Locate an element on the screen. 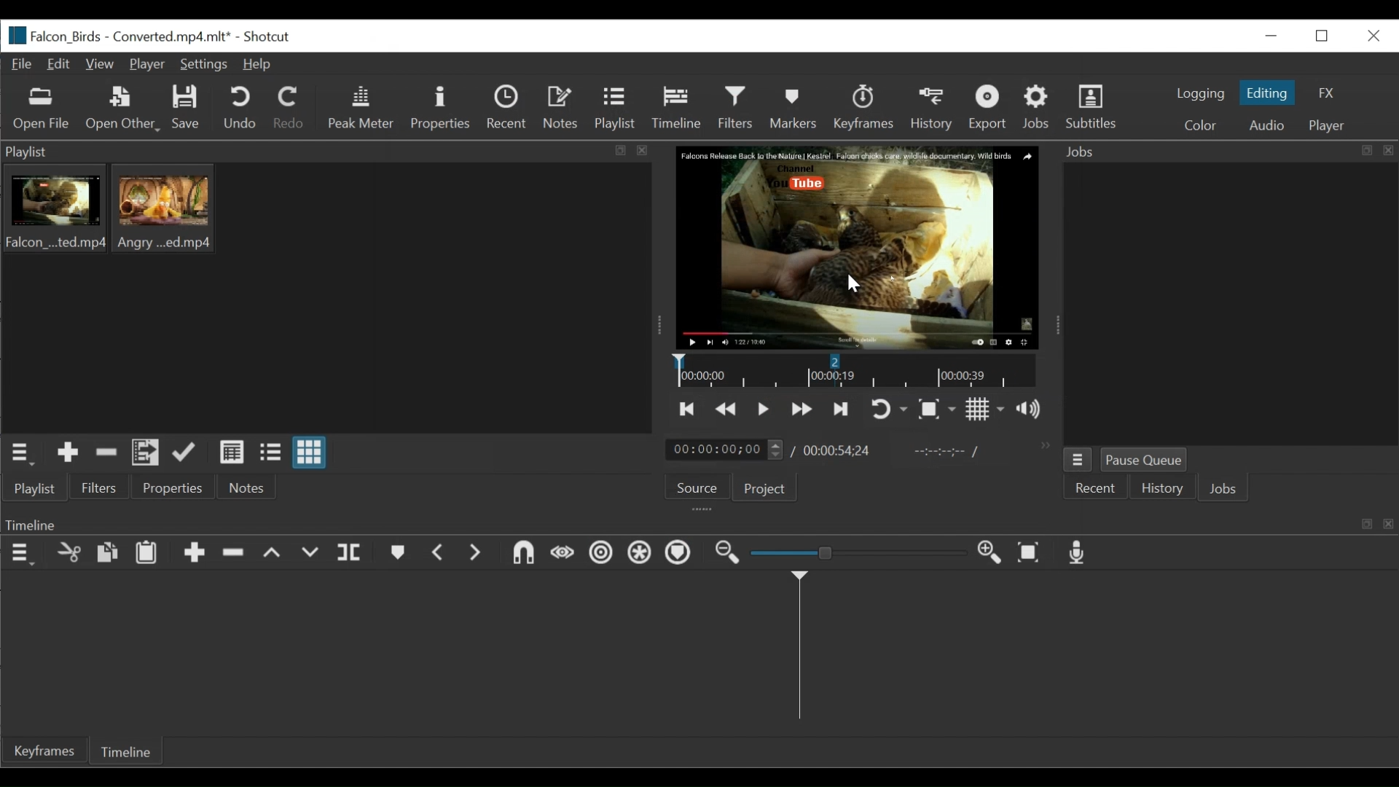 The height and width of the screenshot is (787, 1399). Settings is located at coordinates (204, 66).